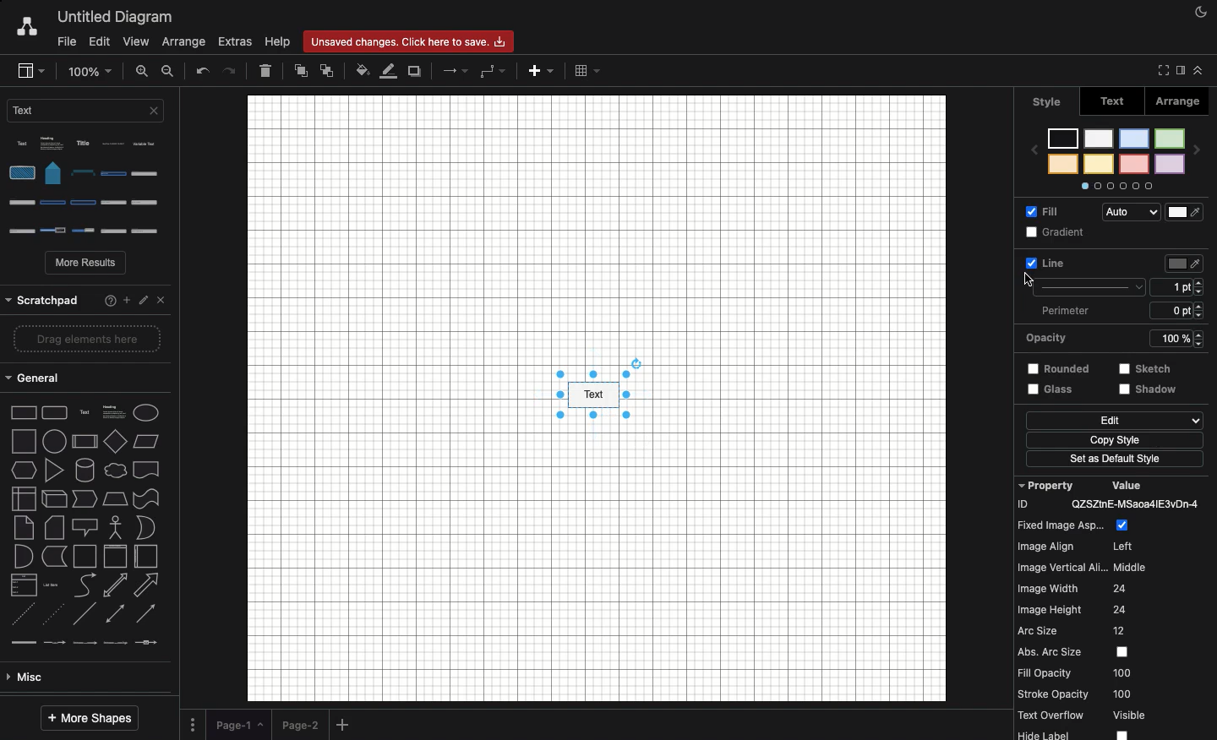 Image resolution: width=1217 pixels, height=740 pixels. I want to click on More shapes, so click(89, 719).